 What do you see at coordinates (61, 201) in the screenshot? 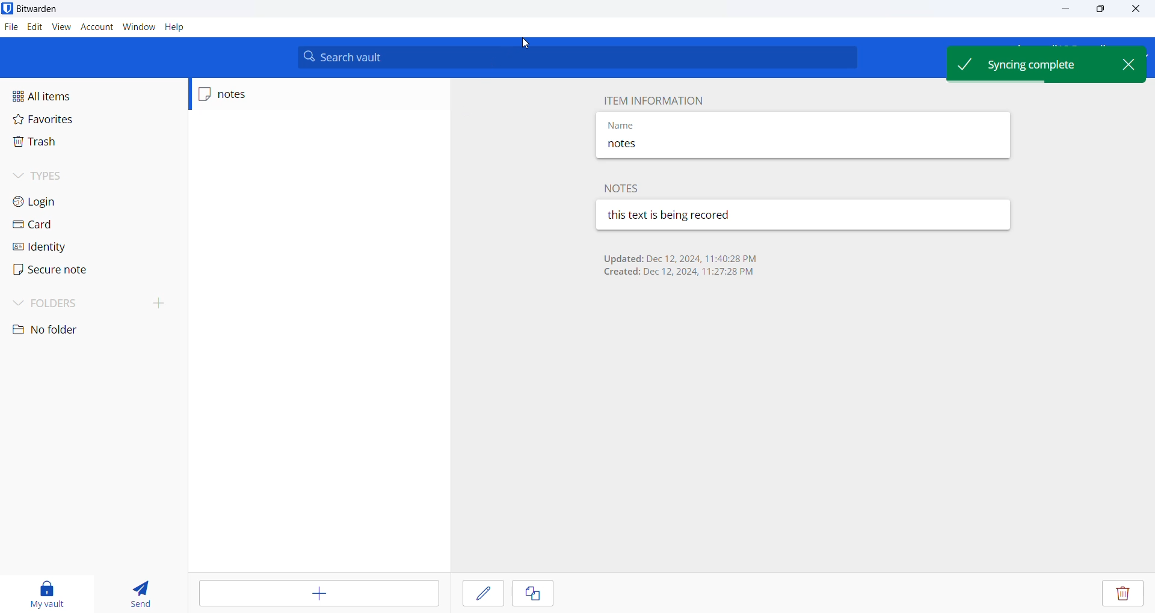
I see `login` at bounding box center [61, 201].